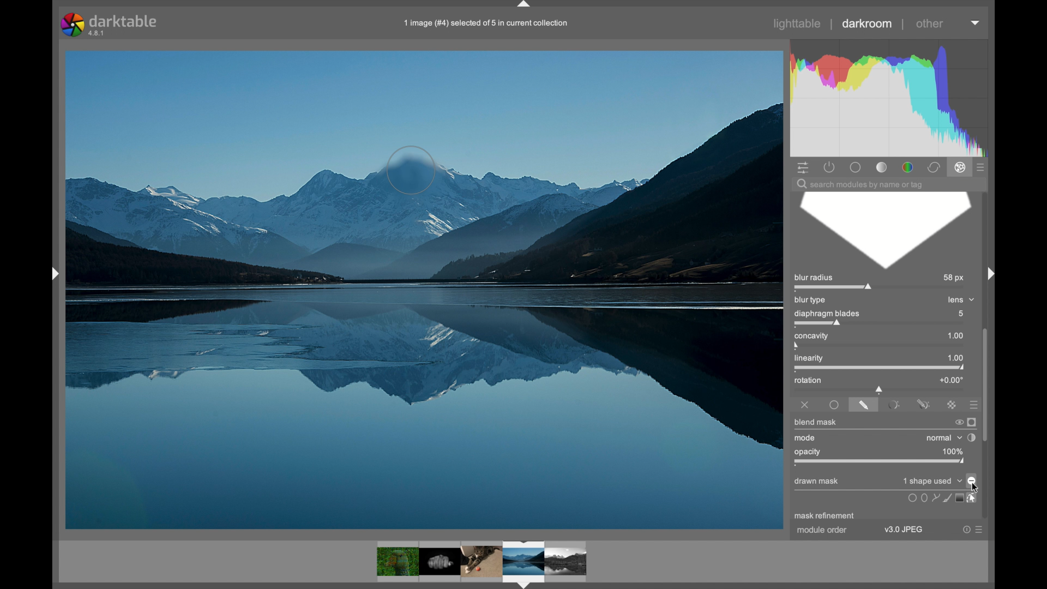 The width and height of the screenshot is (1047, 589). What do you see at coordinates (824, 516) in the screenshot?
I see `mask refinement` at bounding box center [824, 516].